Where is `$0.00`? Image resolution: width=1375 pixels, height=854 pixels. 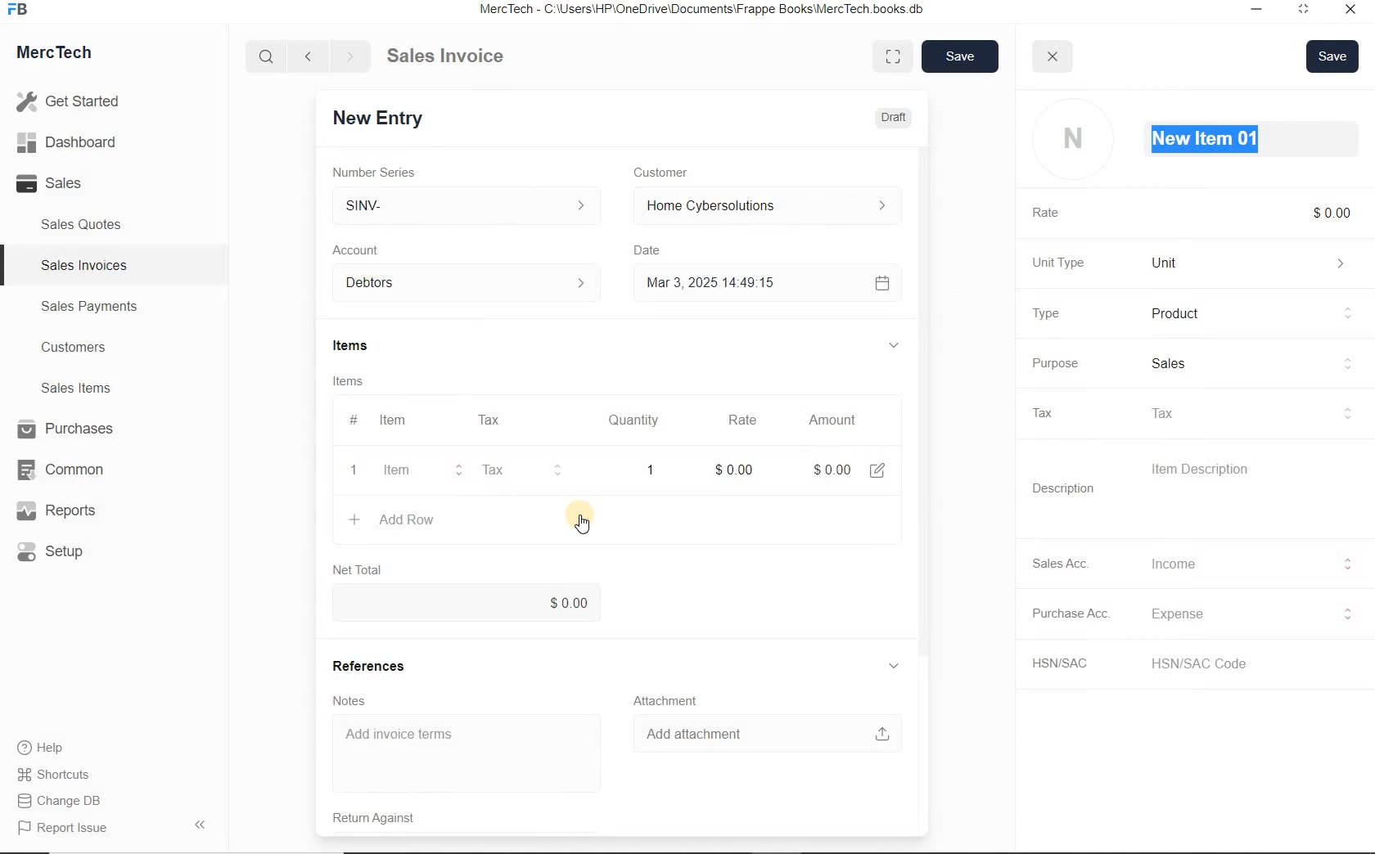 $0.00 is located at coordinates (467, 603).